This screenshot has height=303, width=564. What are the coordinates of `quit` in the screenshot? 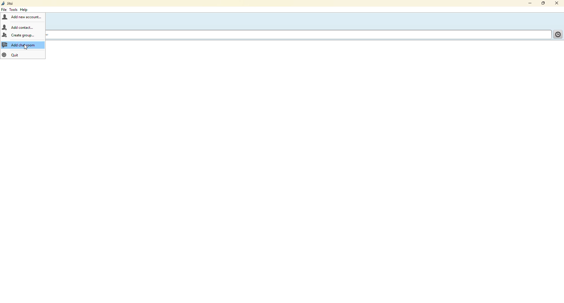 It's located at (12, 55).